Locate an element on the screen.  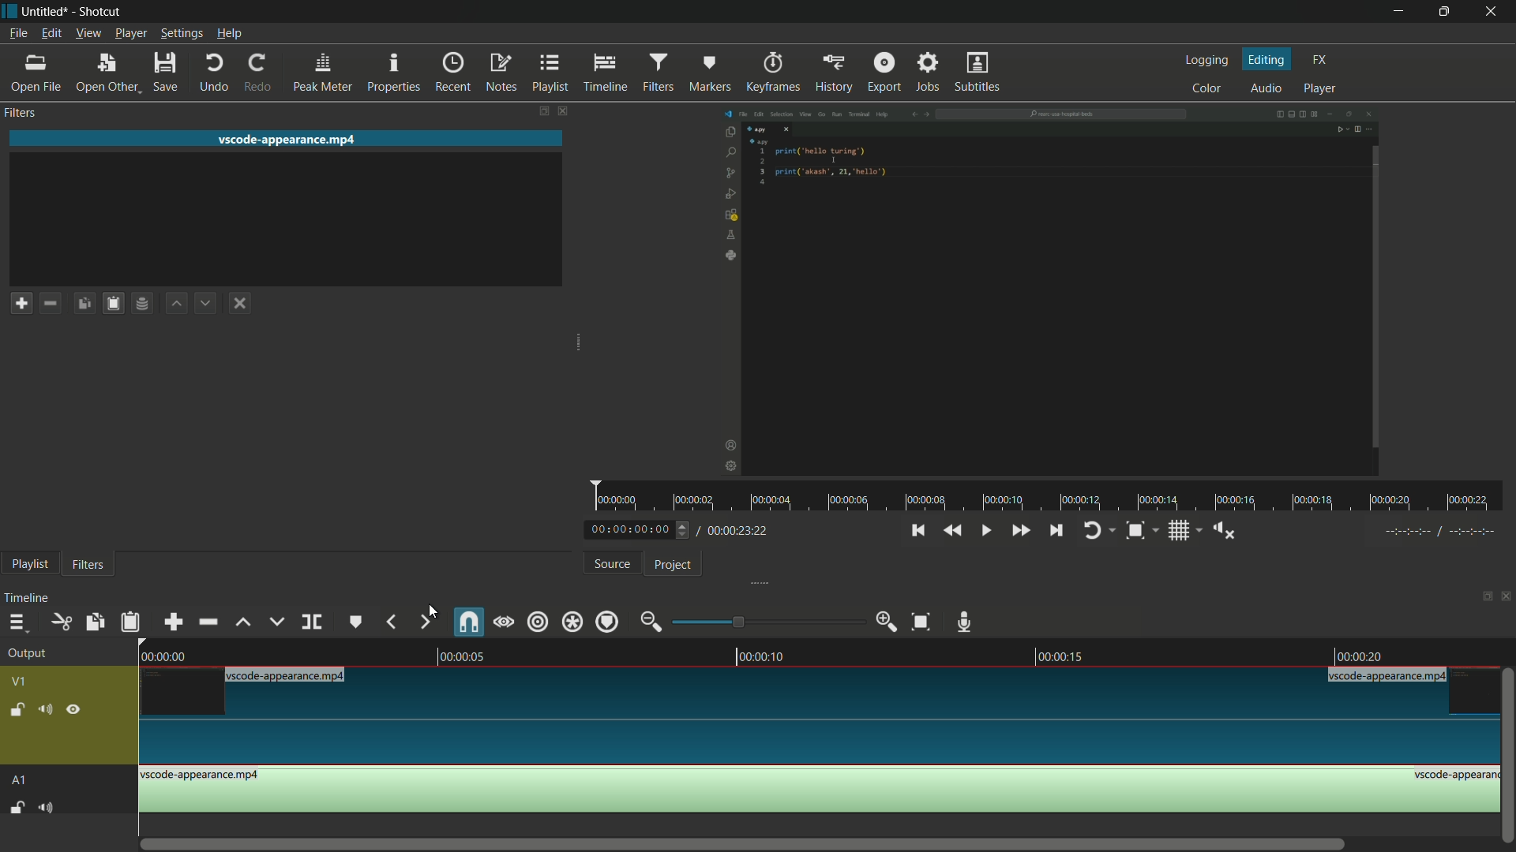
quickly play backward is located at coordinates (954, 531).